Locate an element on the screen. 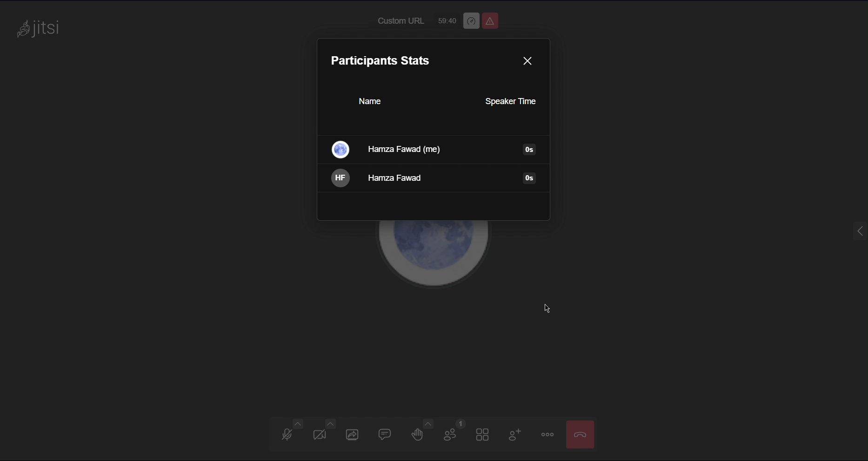 The image size is (868, 461). Share Screen is located at coordinates (354, 435).